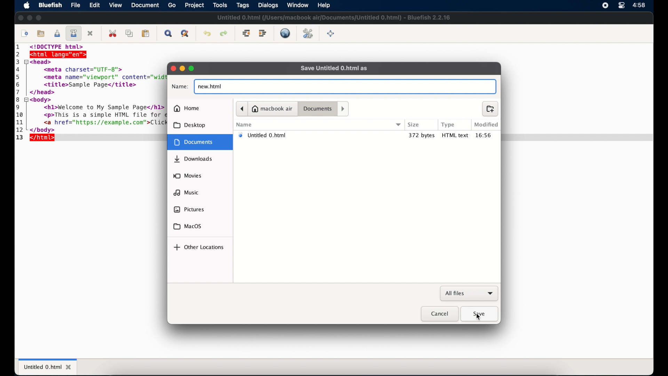 The image size is (668, 376). Describe the element at coordinates (25, 34) in the screenshot. I see `new` at that location.